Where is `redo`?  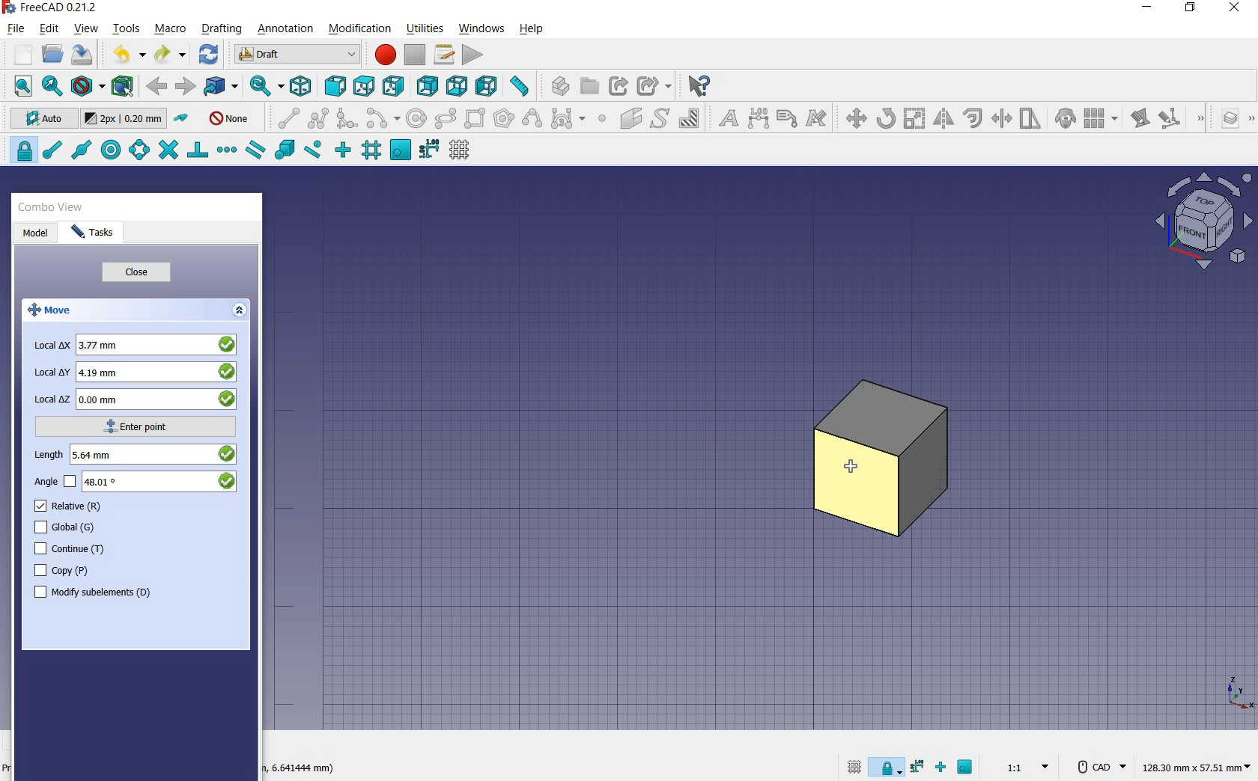 redo is located at coordinates (168, 55).